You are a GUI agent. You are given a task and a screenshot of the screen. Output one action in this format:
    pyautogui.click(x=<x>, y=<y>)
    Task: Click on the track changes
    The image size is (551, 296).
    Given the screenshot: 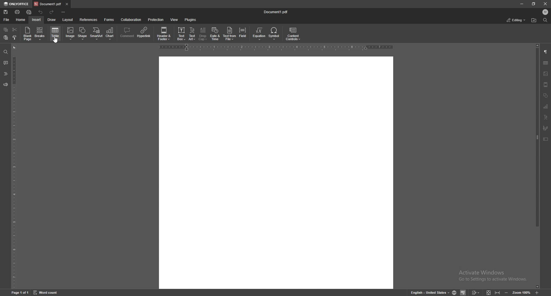 What is the action you would take?
    pyautogui.click(x=476, y=292)
    